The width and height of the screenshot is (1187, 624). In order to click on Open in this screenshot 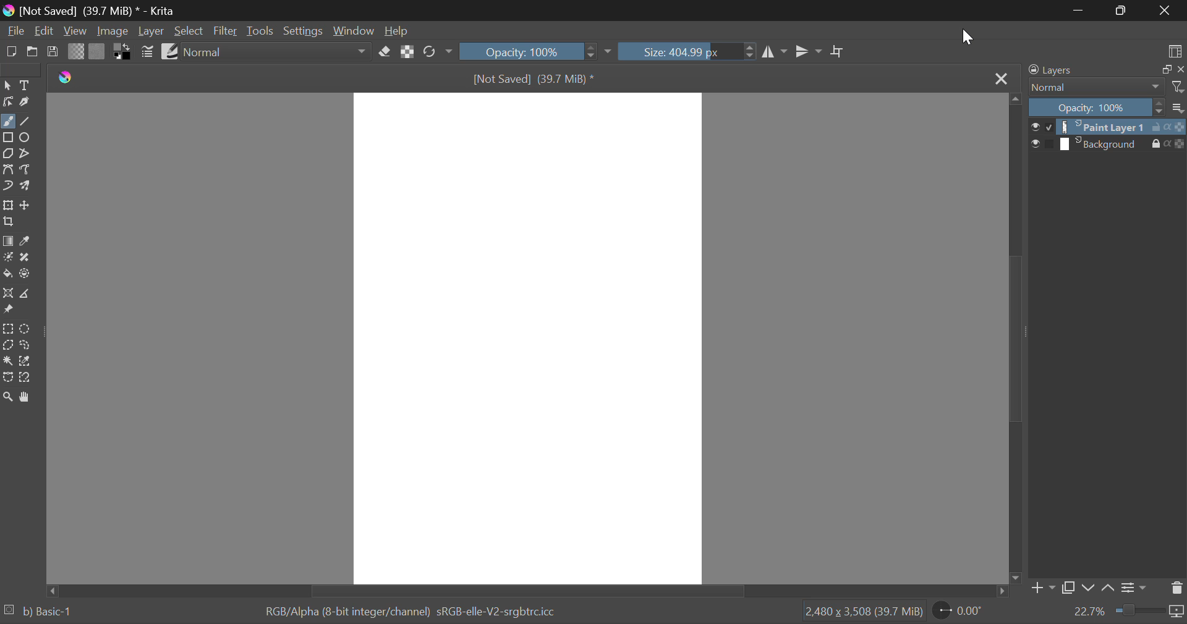, I will do `click(33, 53)`.